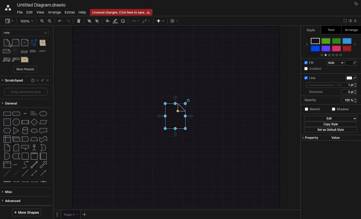  Describe the element at coordinates (34, 122) in the screenshot. I see `parallelogram` at that location.